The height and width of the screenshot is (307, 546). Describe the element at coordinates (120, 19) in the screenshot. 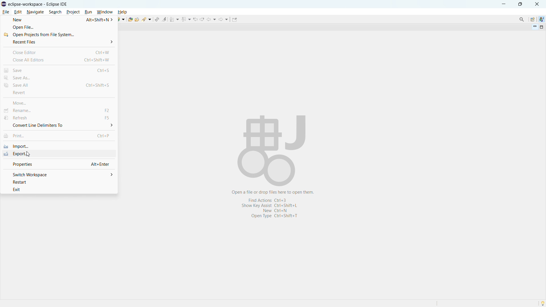

I see `new java class` at that location.